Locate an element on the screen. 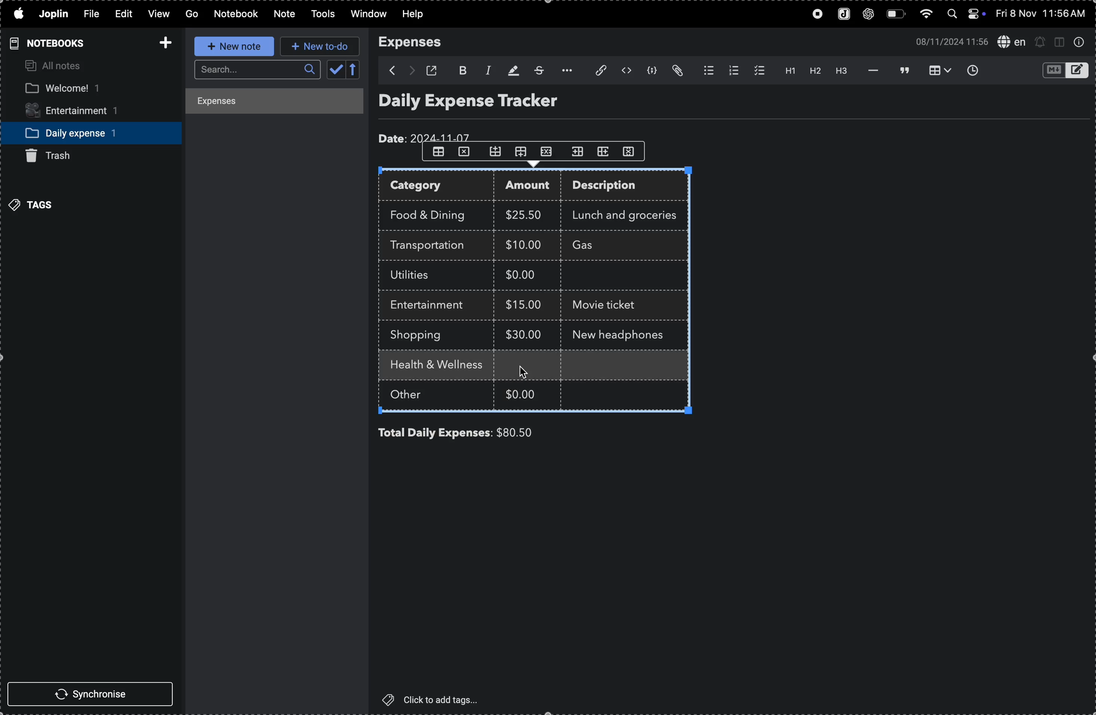 The height and width of the screenshot is (715, 1096). entertainment is located at coordinates (81, 111).